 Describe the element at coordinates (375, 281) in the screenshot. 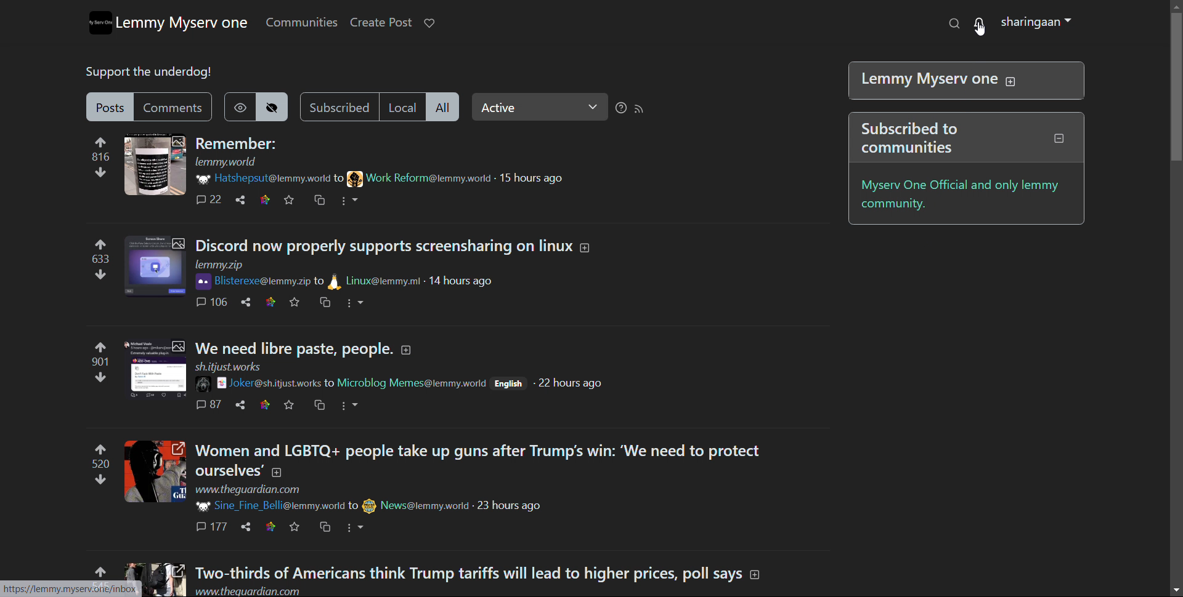

I see `community` at that location.